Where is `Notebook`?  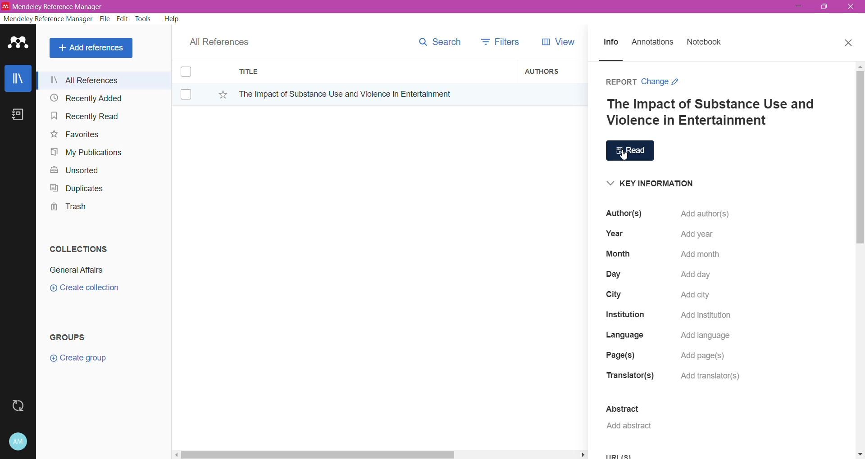 Notebook is located at coordinates (708, 42).